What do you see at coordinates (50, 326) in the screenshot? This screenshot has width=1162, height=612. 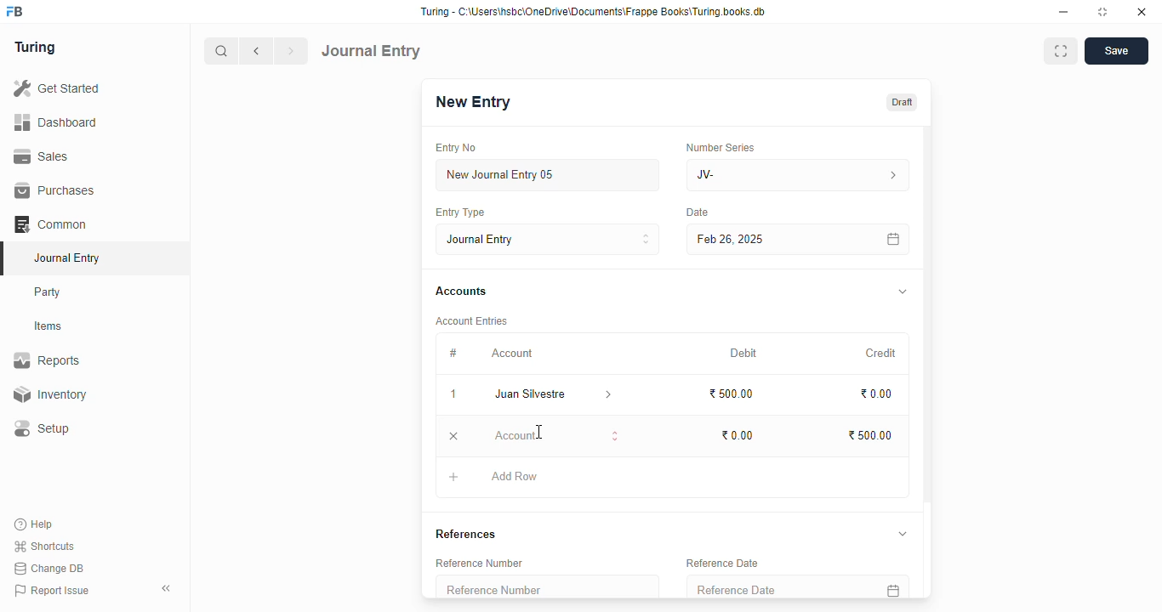 I see `items` at bounding box center [50, 326].